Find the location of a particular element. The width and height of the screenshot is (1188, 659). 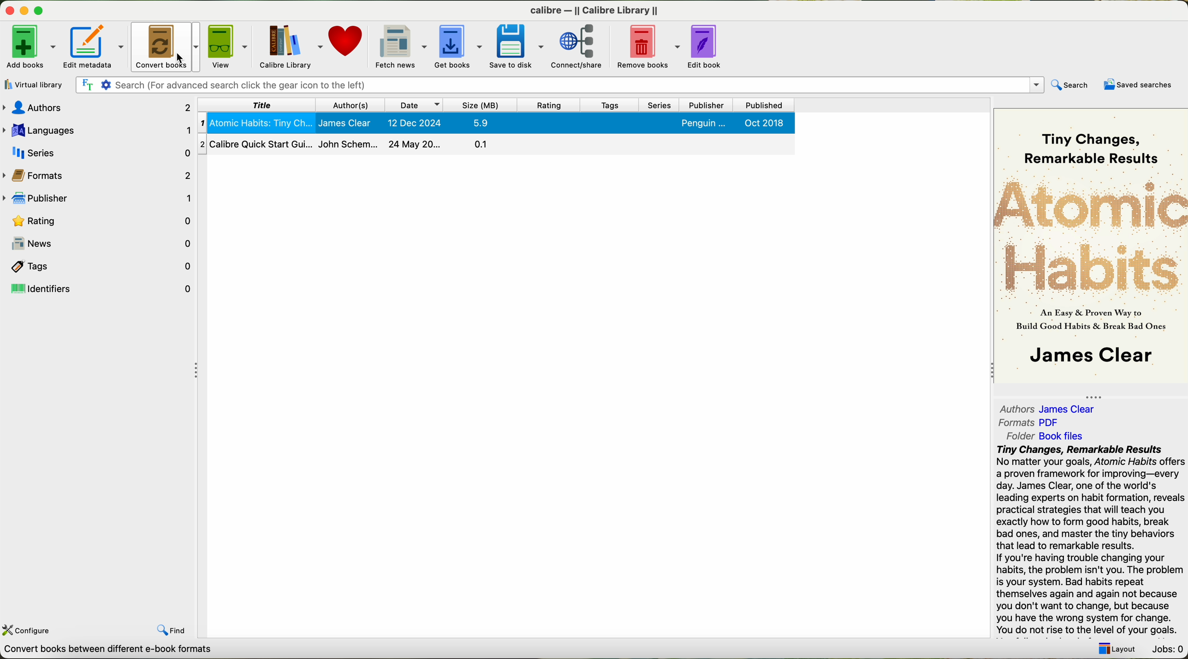

search bar is located at coordinates (560, 85).